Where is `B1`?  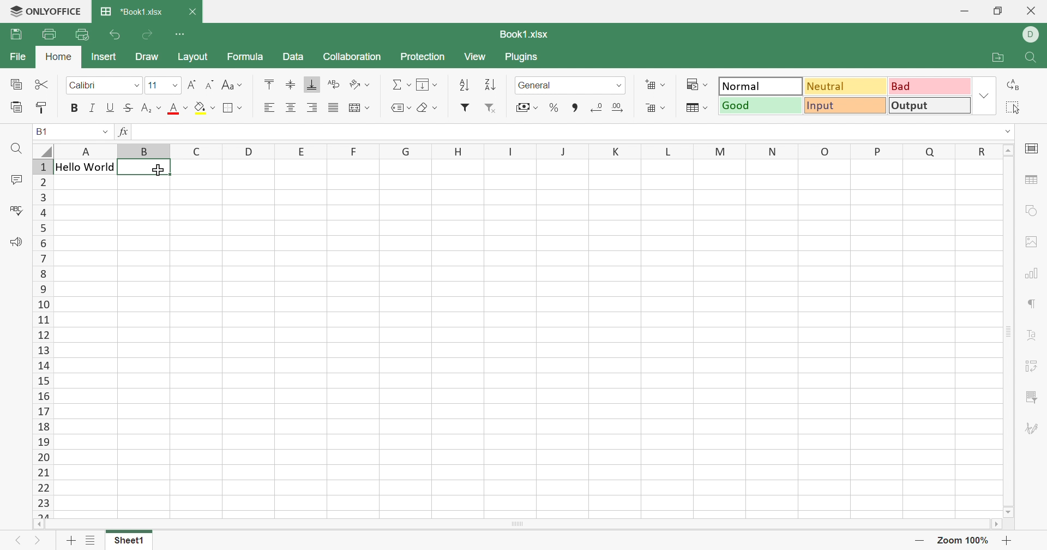
B1 is located at coordinates (43, 130).